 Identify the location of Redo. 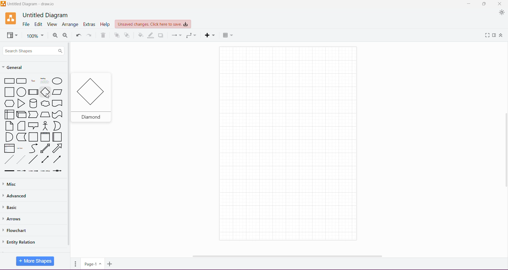
(90, 35).